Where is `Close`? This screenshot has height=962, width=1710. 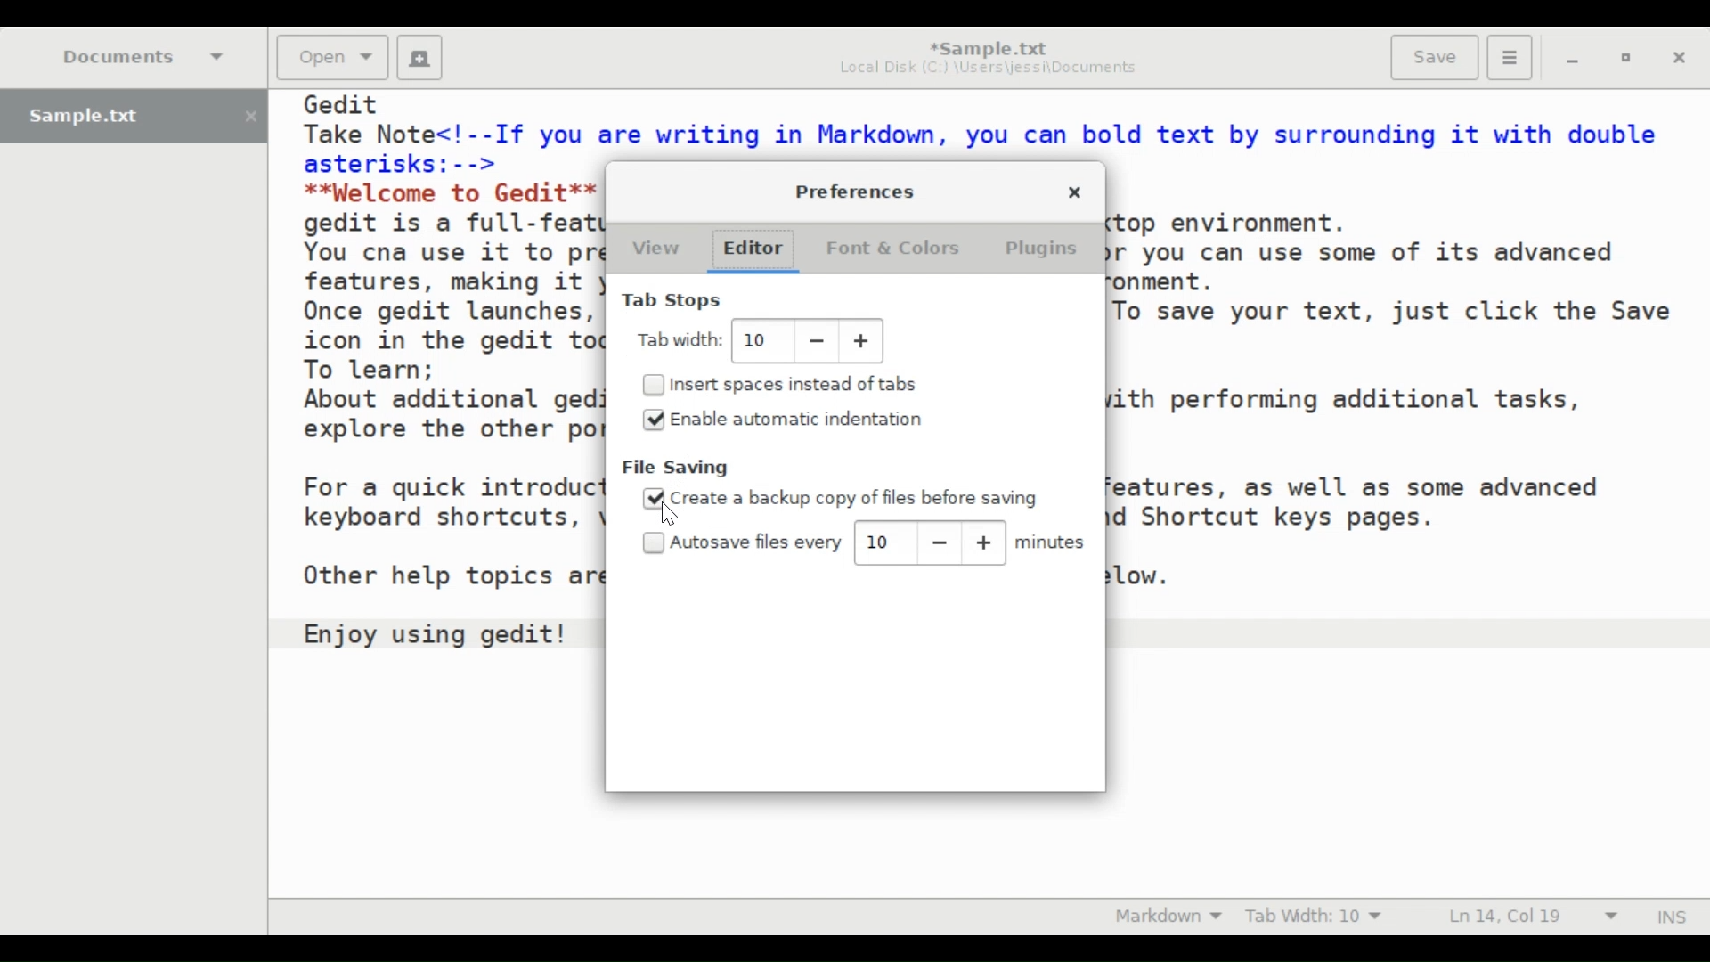 Close is located at coordinates (1680, 59).